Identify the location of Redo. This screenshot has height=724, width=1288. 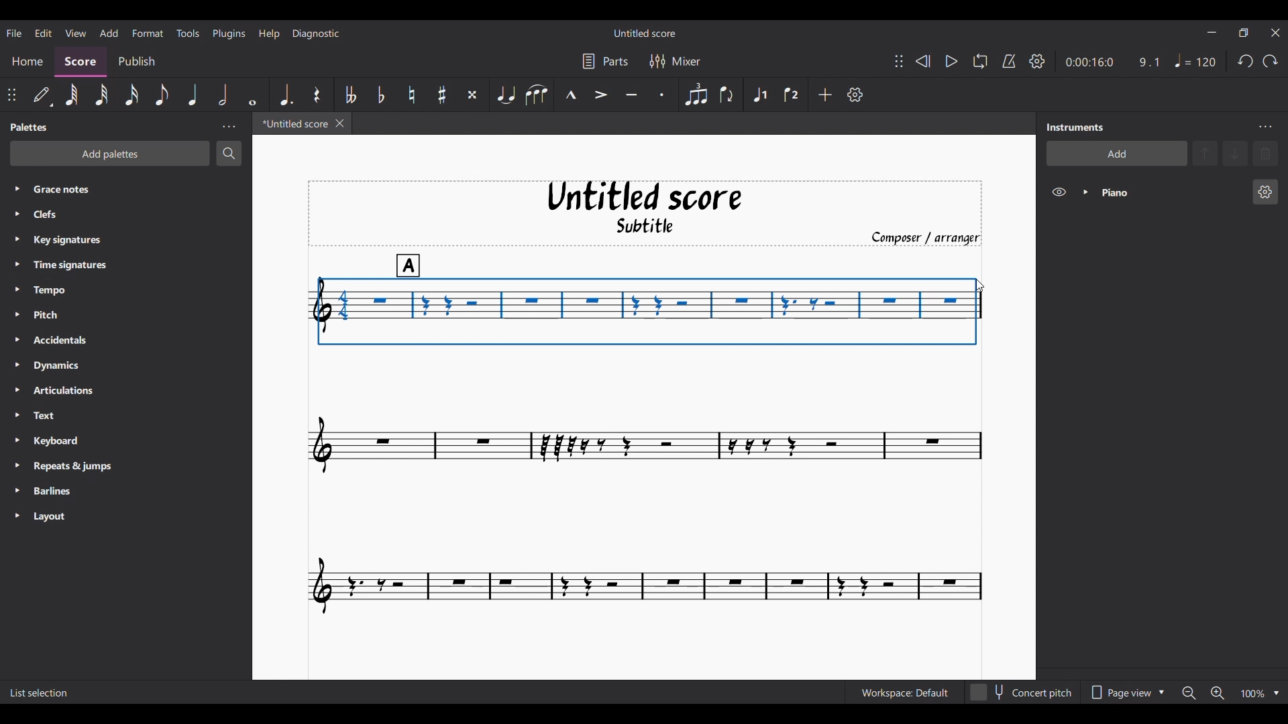
(1270, 61).